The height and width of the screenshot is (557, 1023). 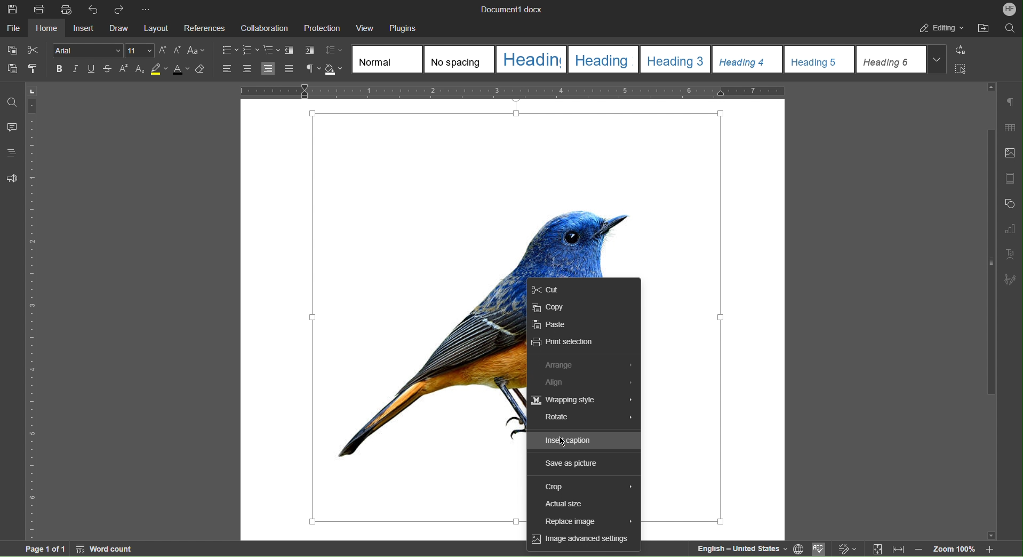 I want to click on Graphs, so click(x=1009, y=229).